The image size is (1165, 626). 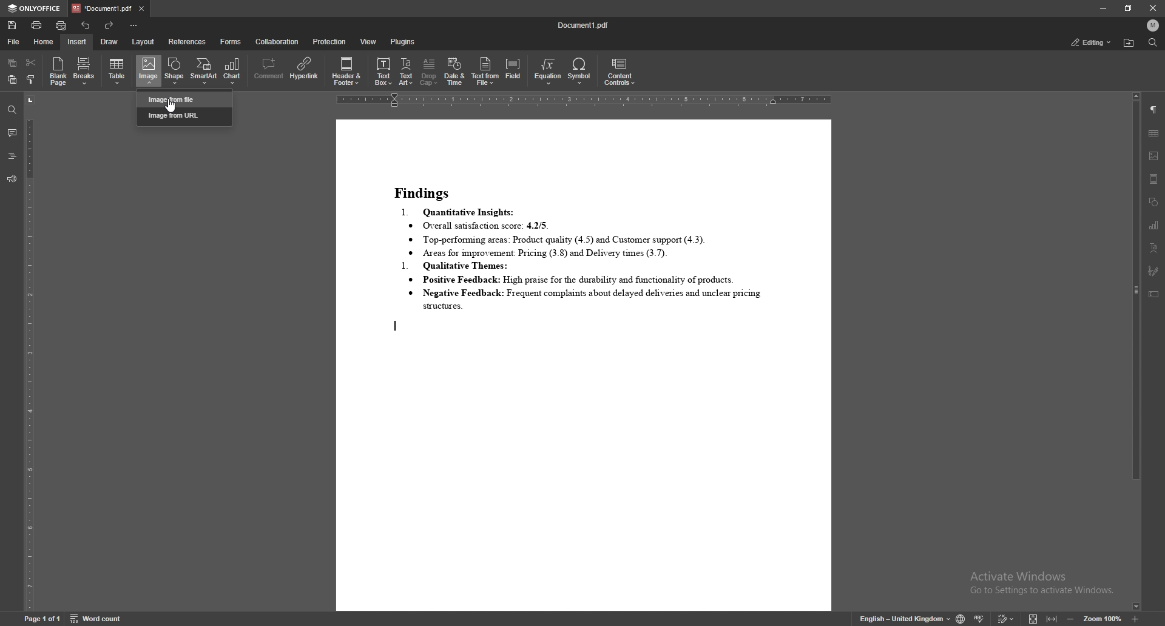 What do you see at coordinates (1129, 8) in the screenshot?
I see `resize` at bounding box center [1129, 8].